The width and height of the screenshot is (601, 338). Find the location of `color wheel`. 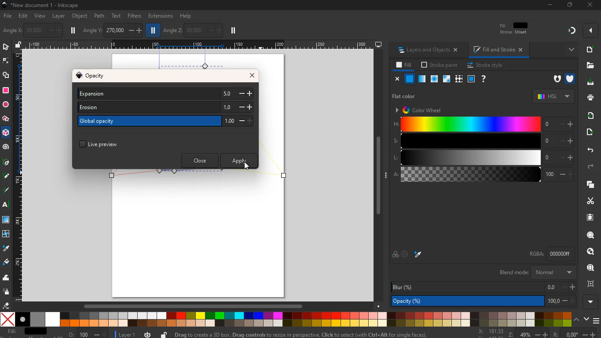

color wheel is located at coordinates (422, 110).